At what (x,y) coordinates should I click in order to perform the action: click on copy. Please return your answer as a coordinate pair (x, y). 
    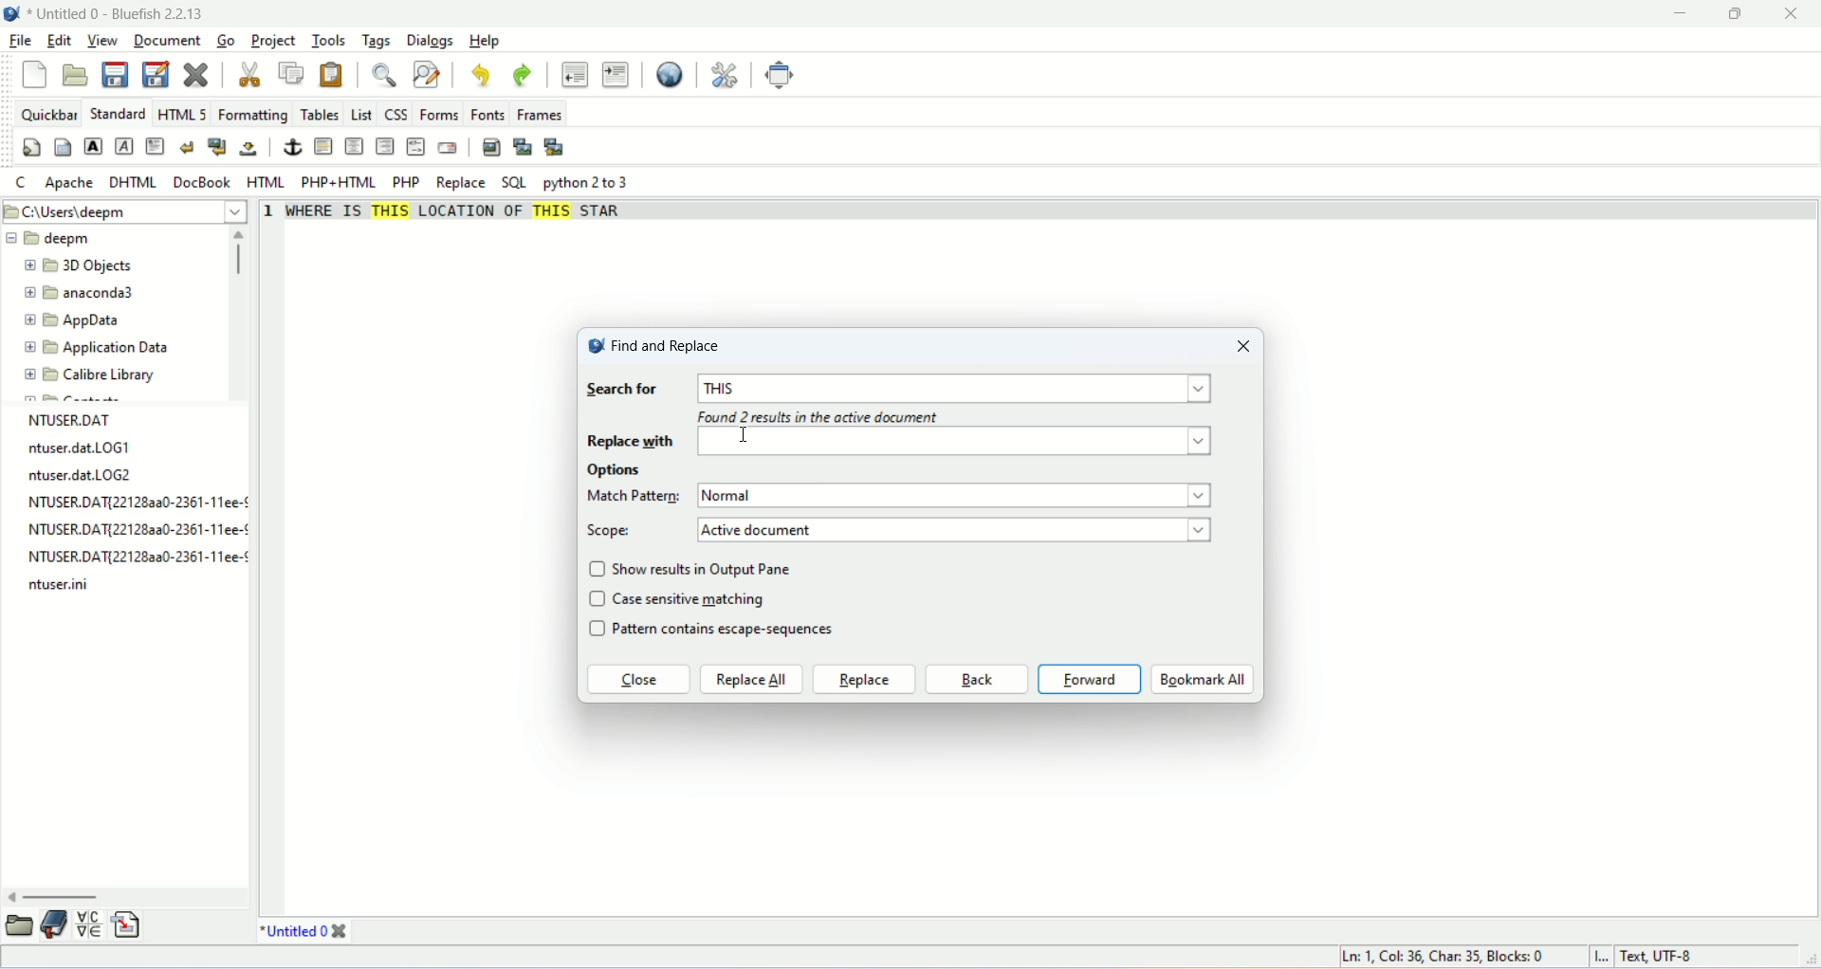
    Looking at the image, I should click on (293, 72).